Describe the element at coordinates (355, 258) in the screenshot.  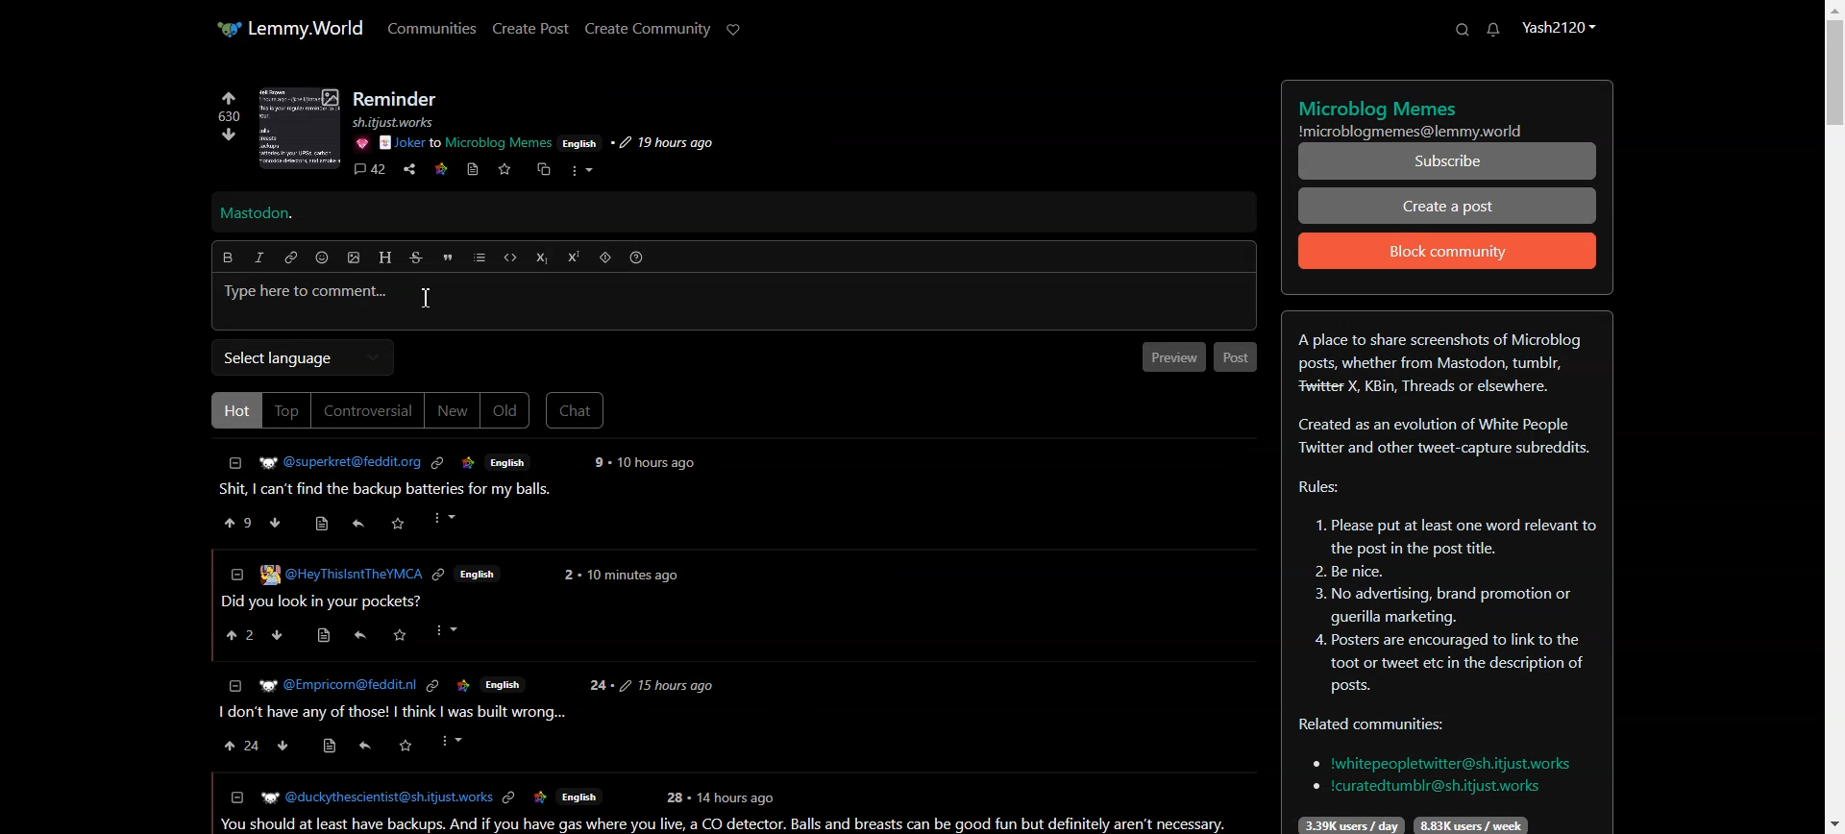
I see `Insert picture` at that location.